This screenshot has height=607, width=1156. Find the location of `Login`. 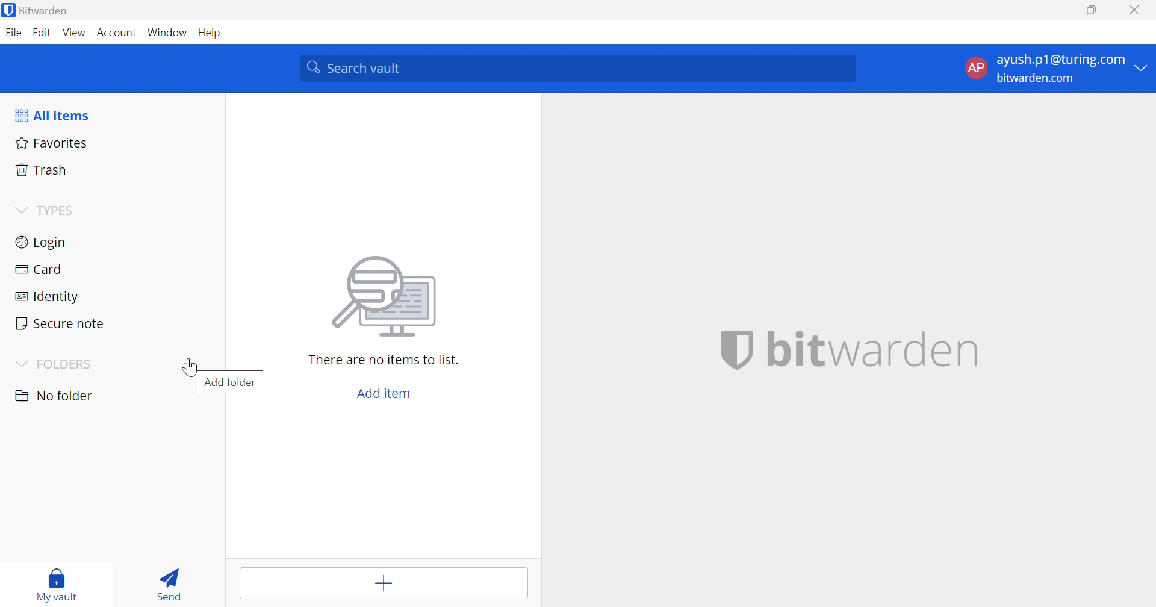

Login is located at coordinates (42, 244).